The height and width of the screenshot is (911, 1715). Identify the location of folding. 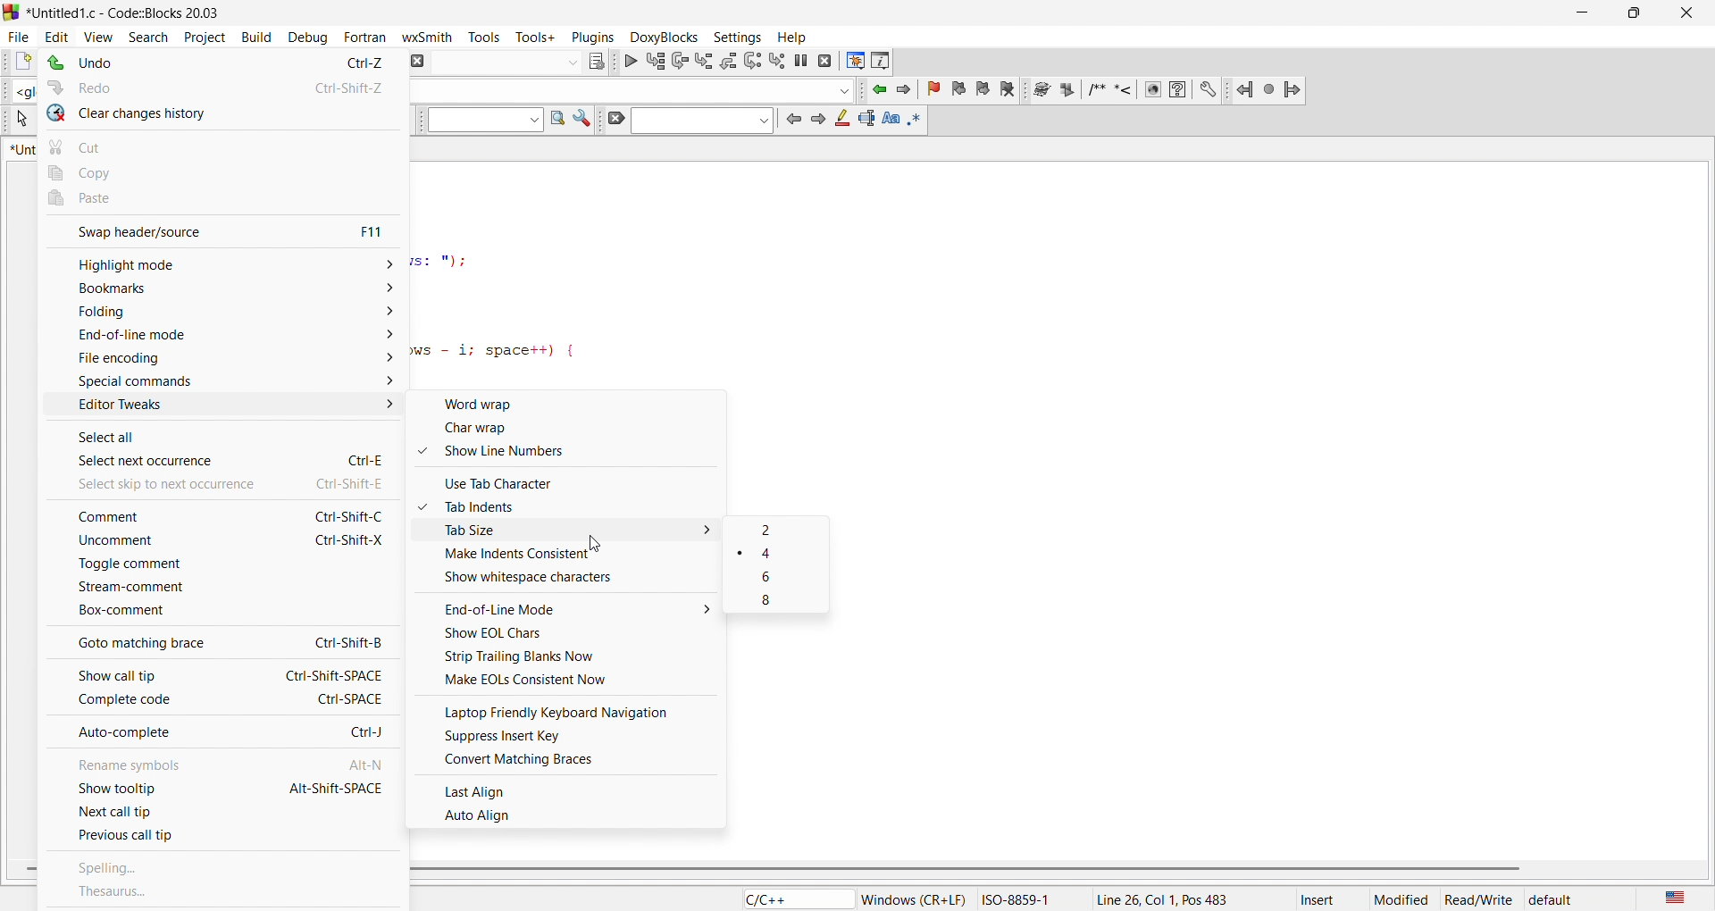
(220, 318).